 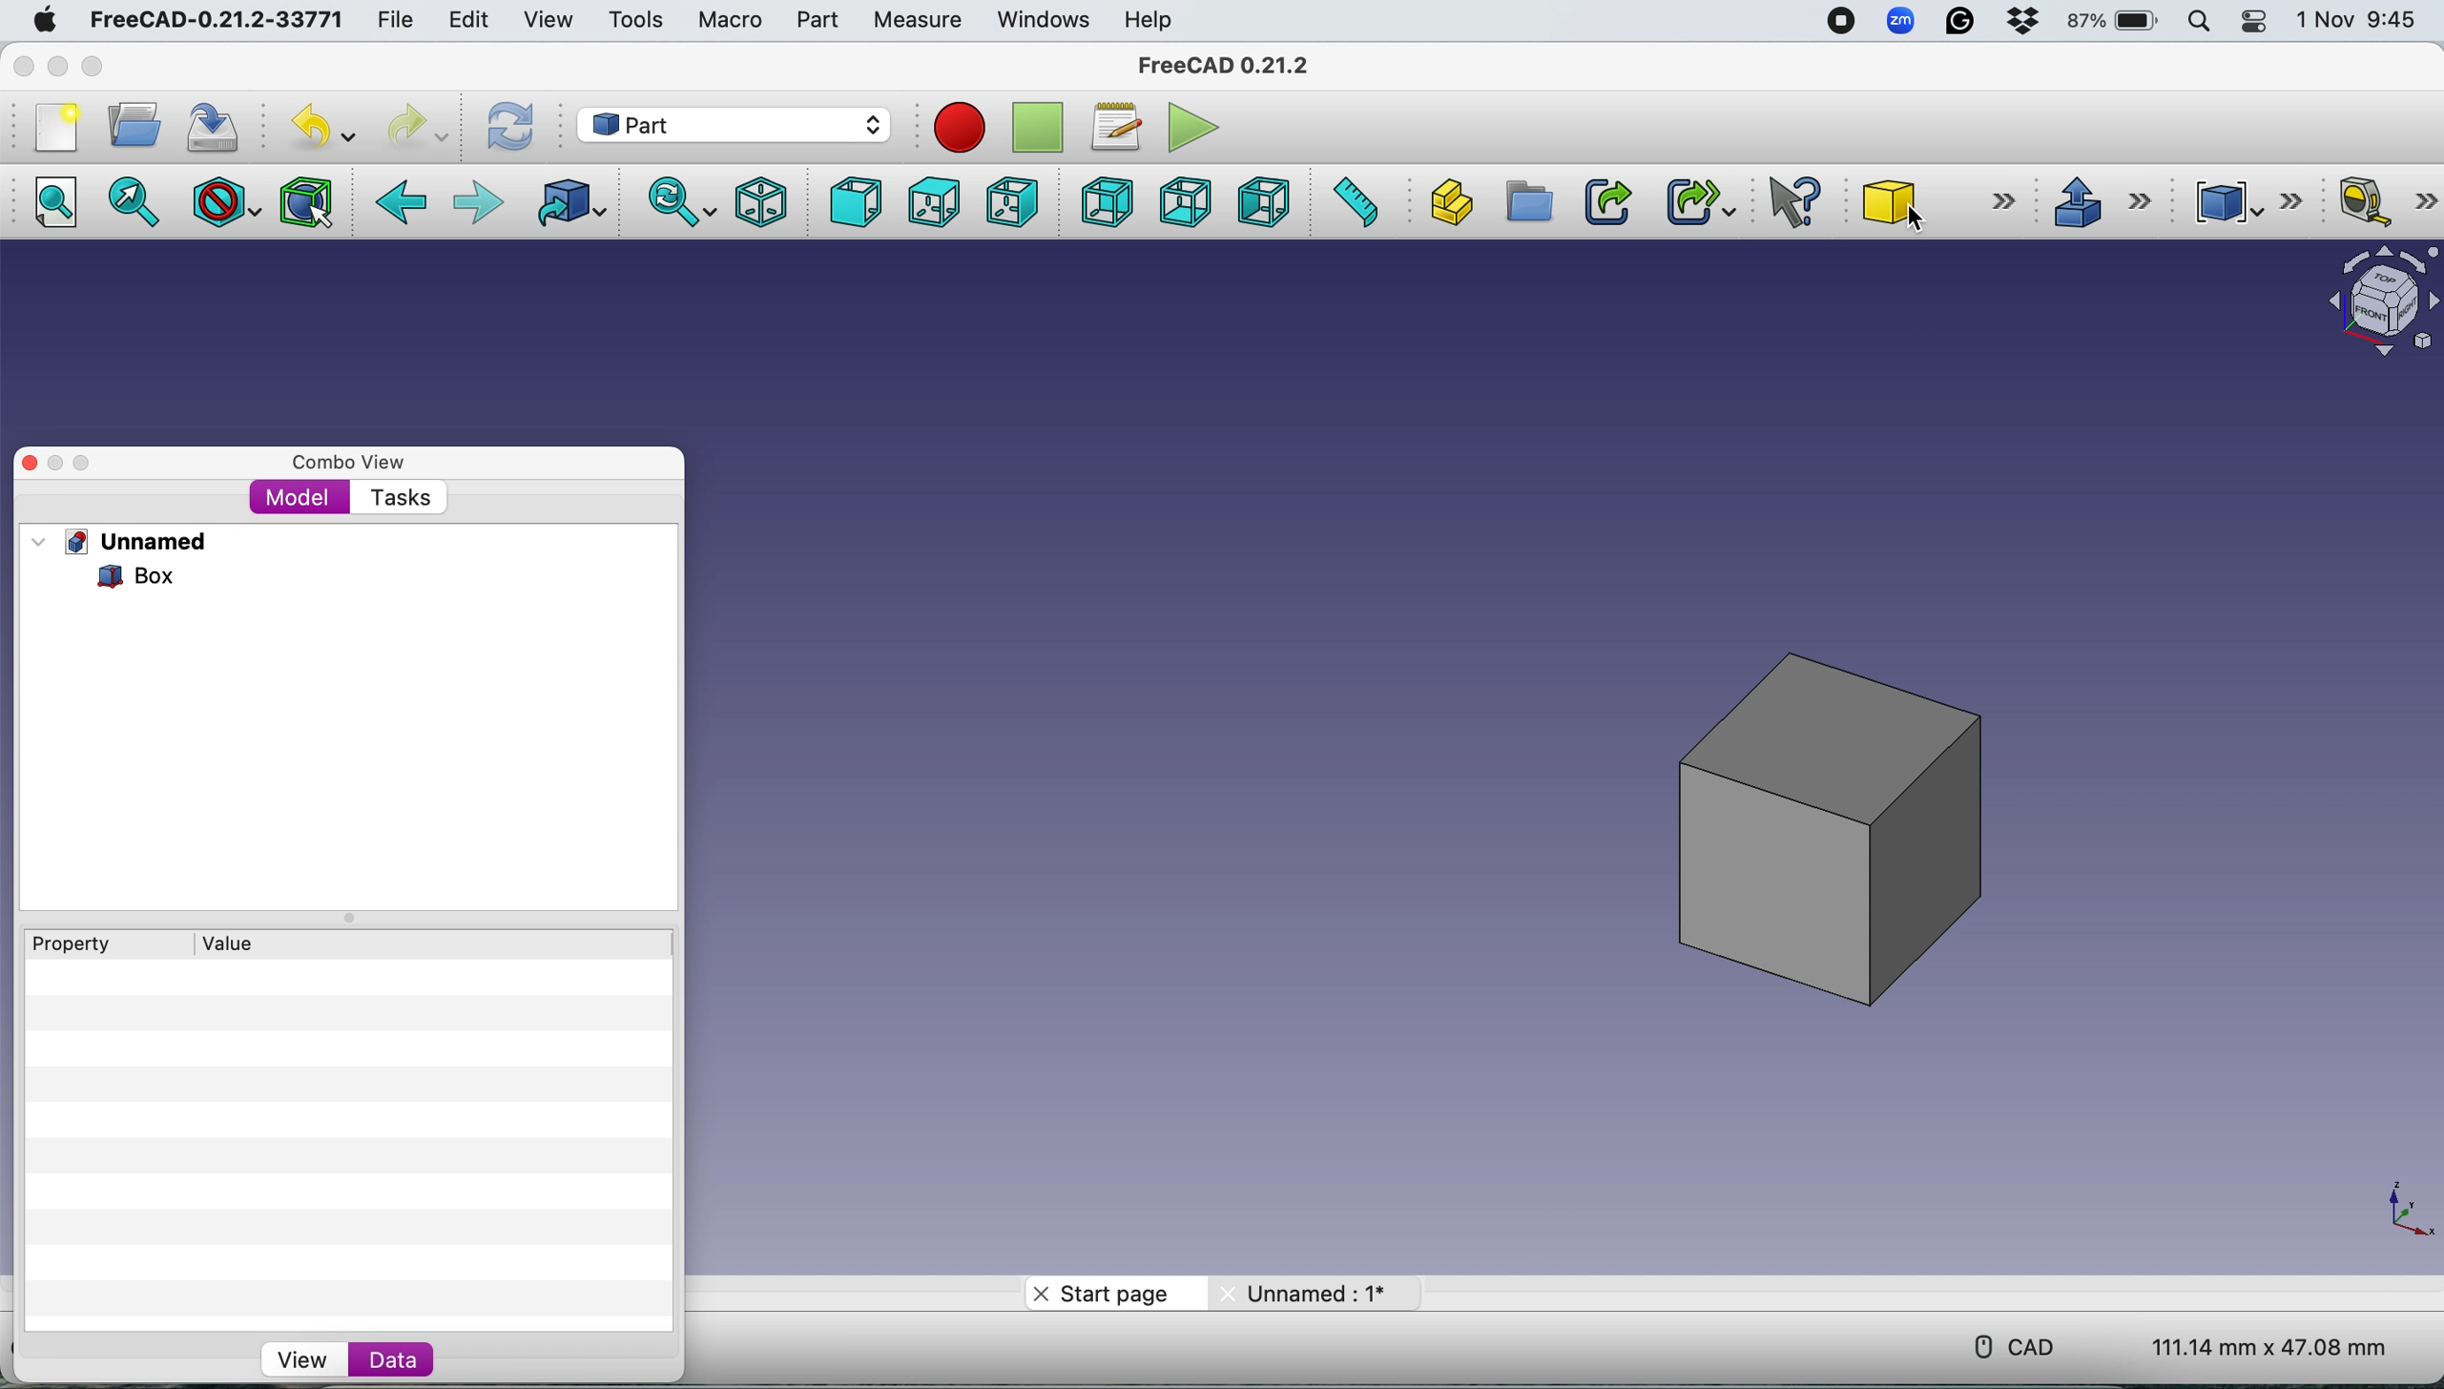 I want to click on Refresh, so click(x=515, y=126).